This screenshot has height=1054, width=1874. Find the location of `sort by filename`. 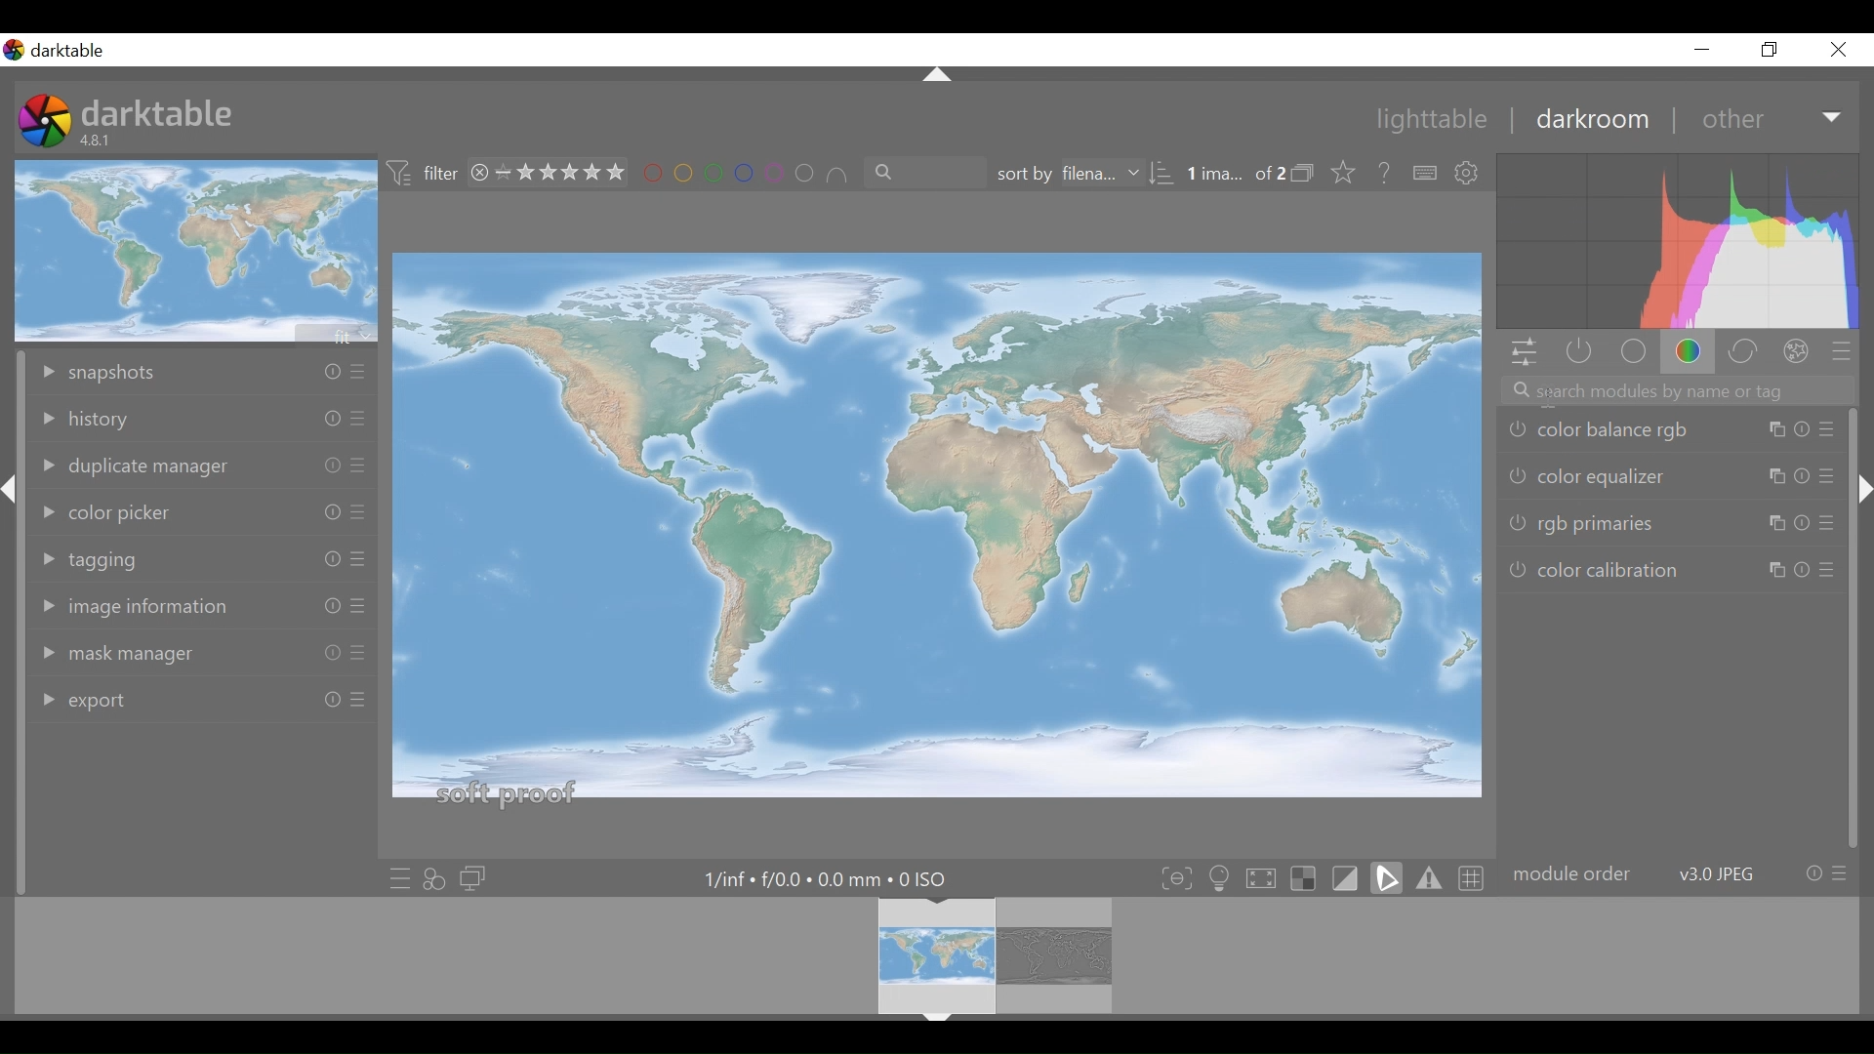

sort by filename is located at coordinates (1080, 171).